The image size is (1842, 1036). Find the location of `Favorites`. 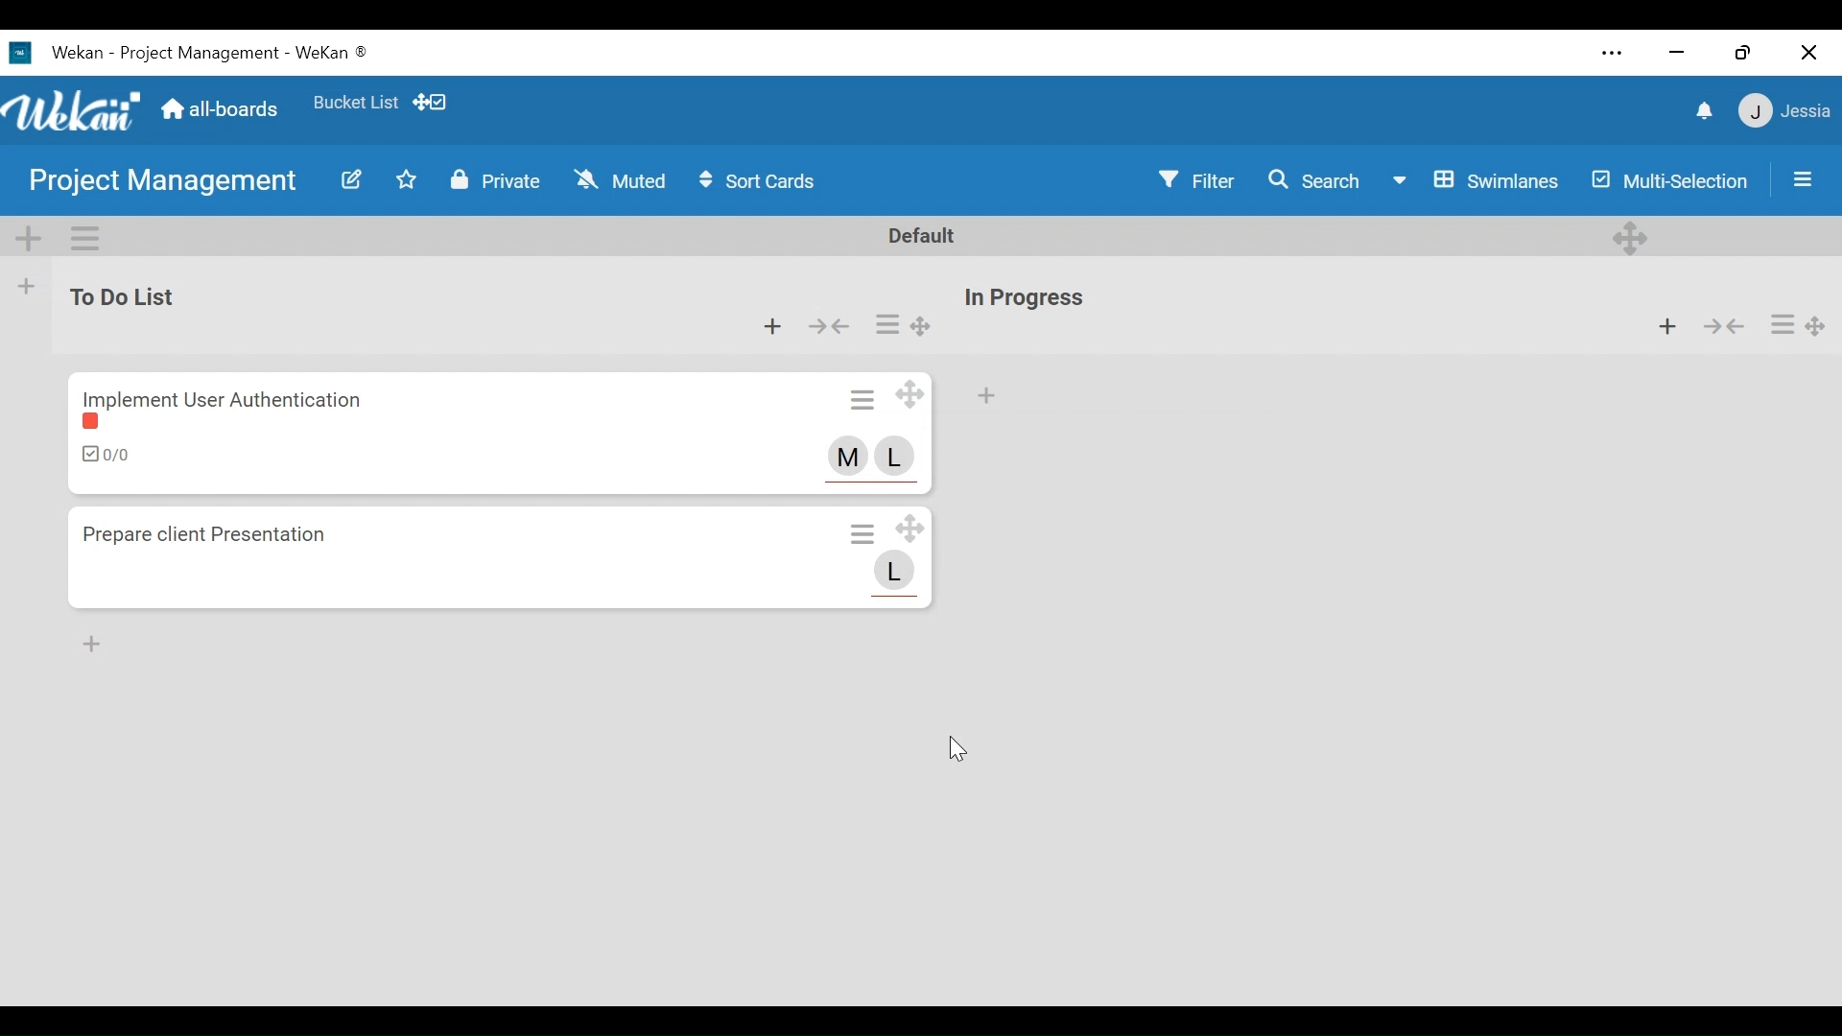

Favorites is located at coordinates (356, 103).